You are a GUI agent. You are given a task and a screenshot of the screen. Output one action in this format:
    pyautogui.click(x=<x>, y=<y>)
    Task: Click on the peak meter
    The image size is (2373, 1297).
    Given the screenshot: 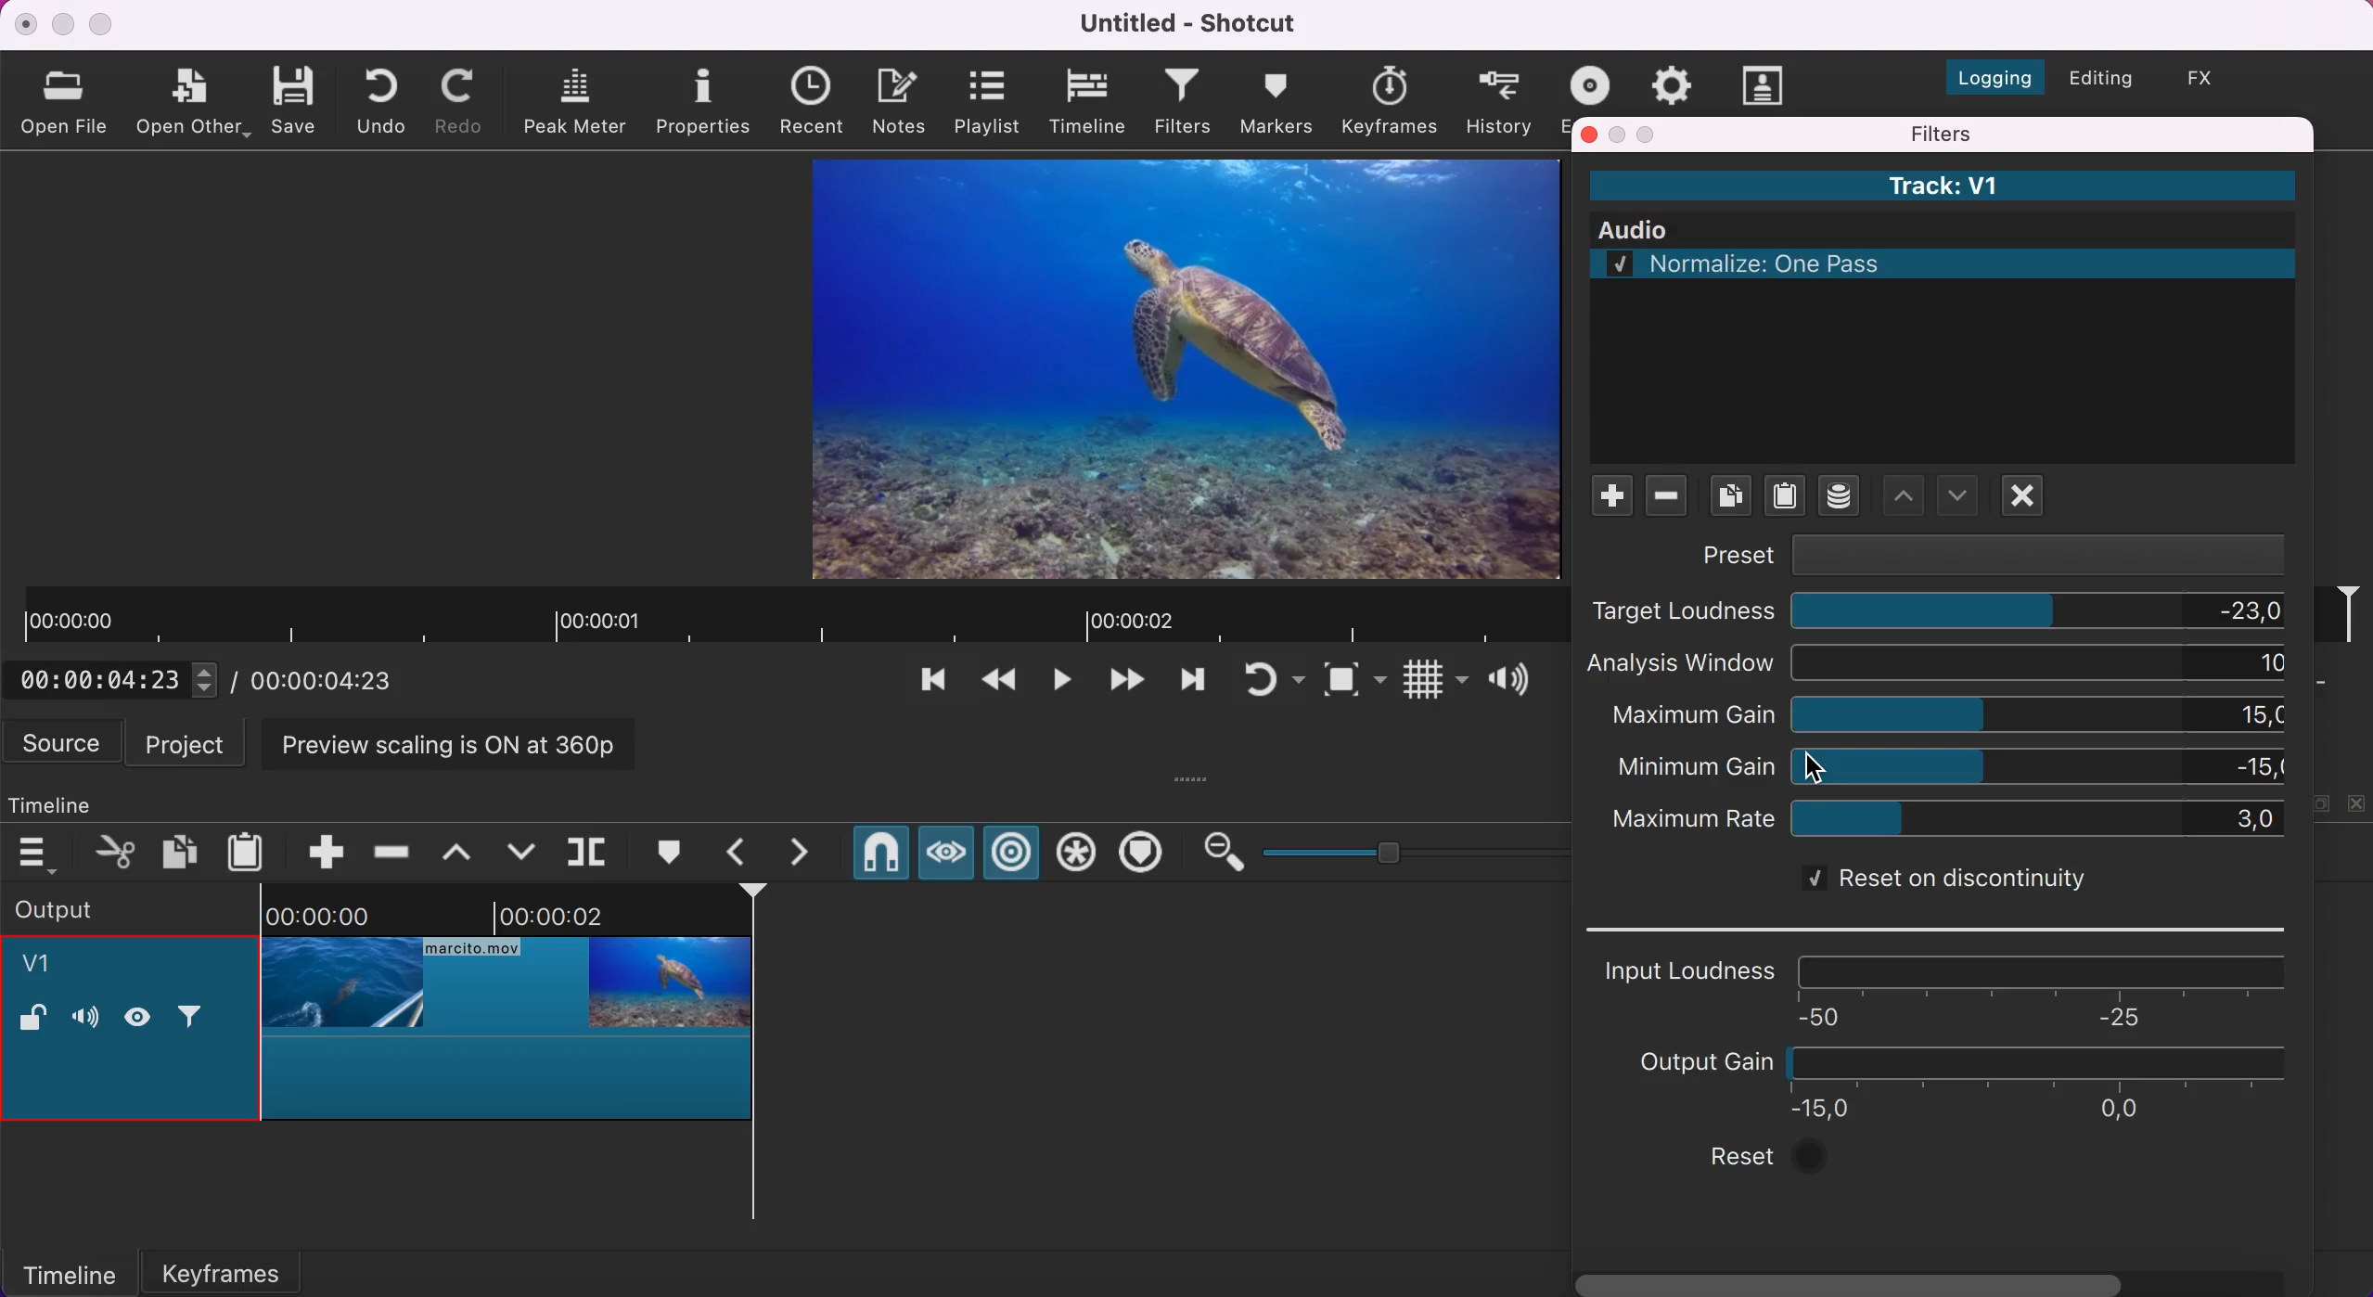 What is the action you would take?
    pyautogui.click(x=579, y=102)
    